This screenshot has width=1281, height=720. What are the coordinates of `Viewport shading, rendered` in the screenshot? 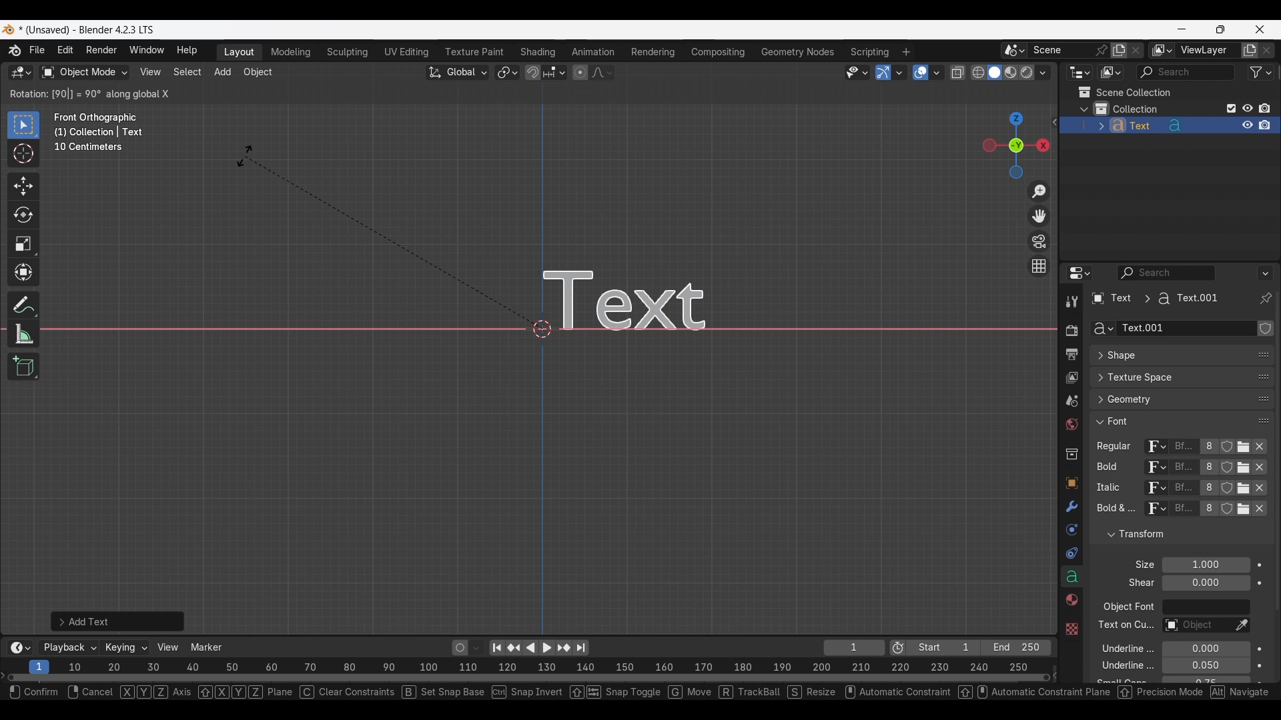 It's located at (1026, 72).